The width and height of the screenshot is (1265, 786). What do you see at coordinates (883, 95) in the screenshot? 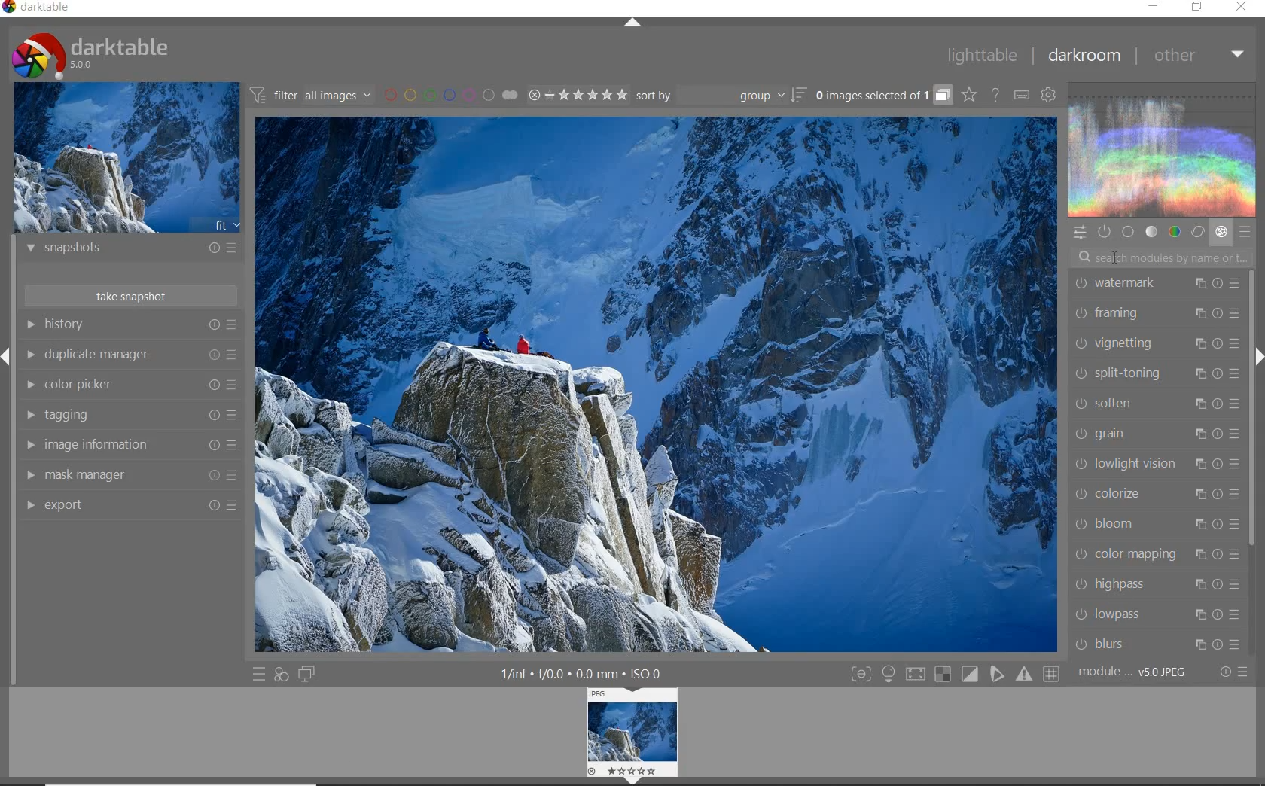
I see `grouped images` at bounding box center [883, 95].